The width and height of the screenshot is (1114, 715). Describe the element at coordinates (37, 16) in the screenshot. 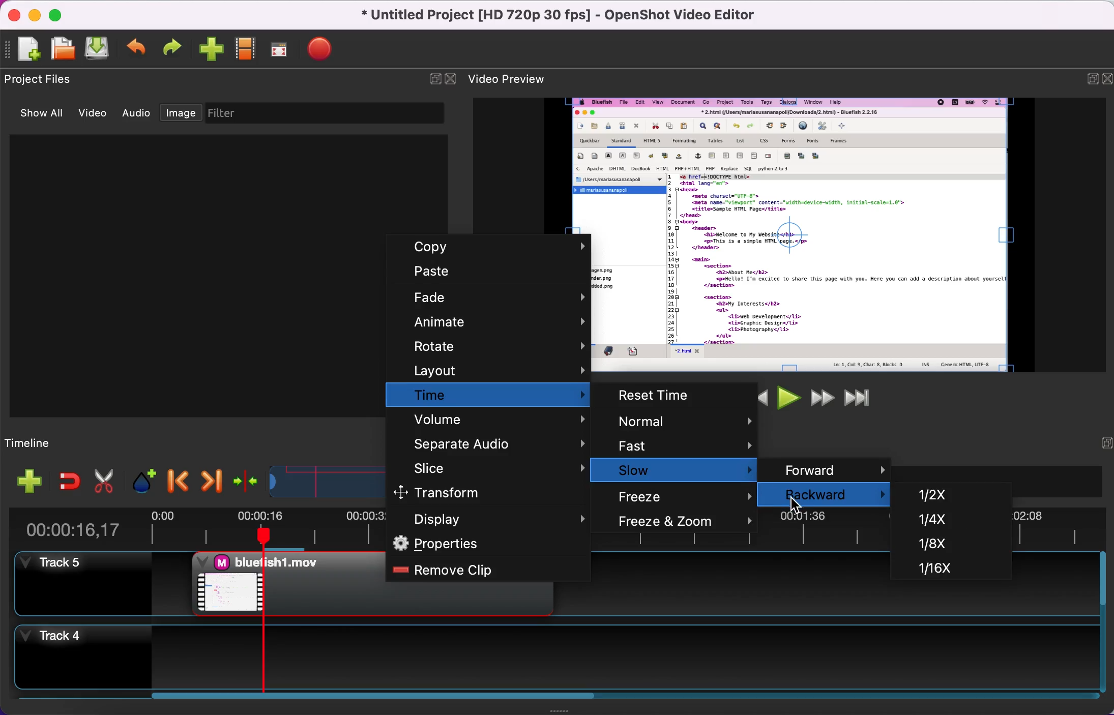

I see `minimize` at that location.